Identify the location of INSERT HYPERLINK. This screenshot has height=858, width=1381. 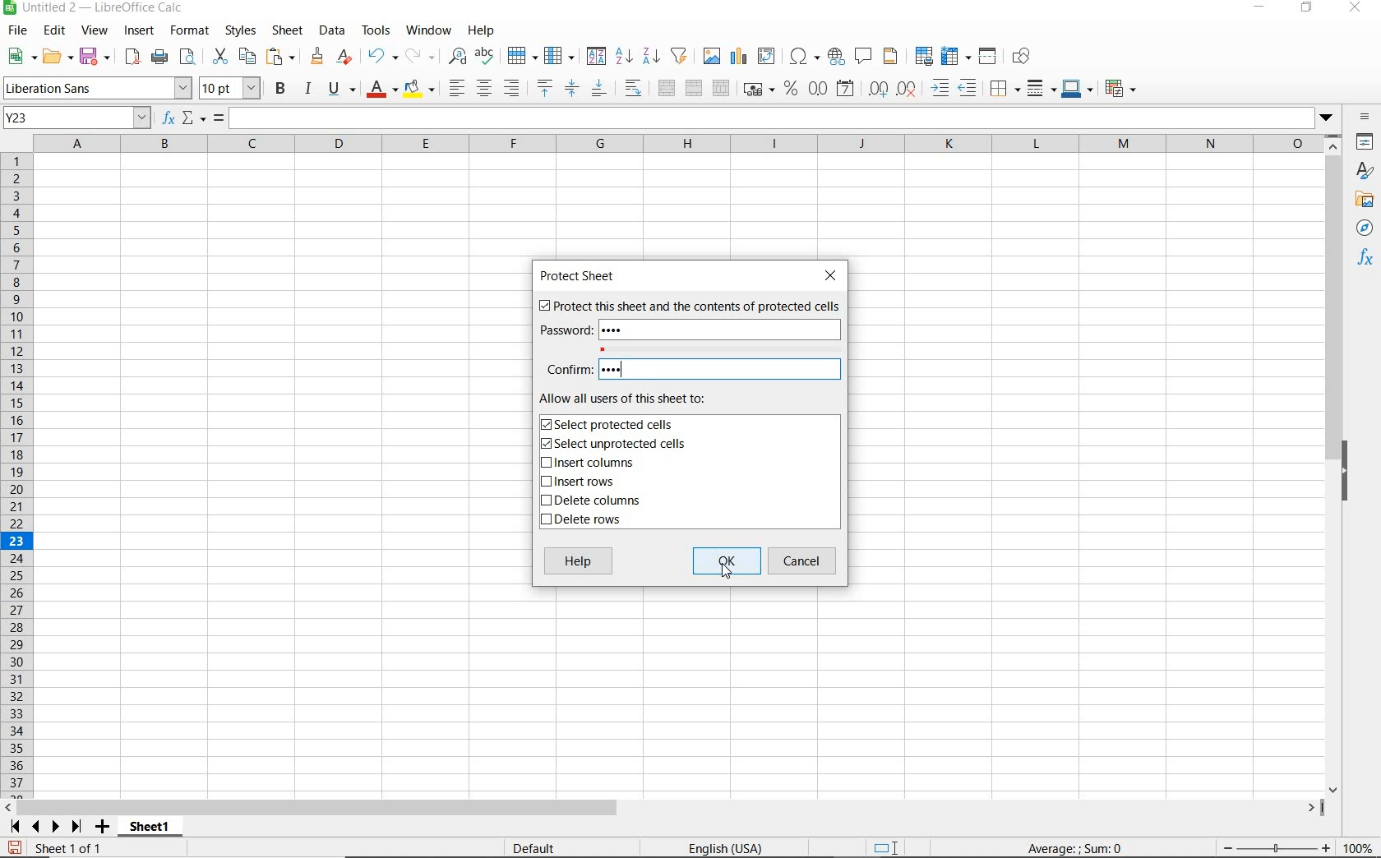
(836, 57).